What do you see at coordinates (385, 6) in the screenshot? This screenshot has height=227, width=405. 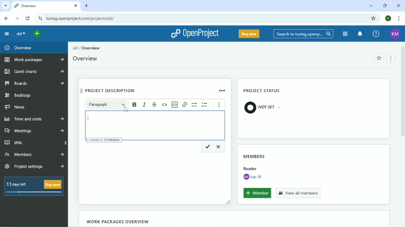 I see `Restore down` at bounding box center [385, 6].